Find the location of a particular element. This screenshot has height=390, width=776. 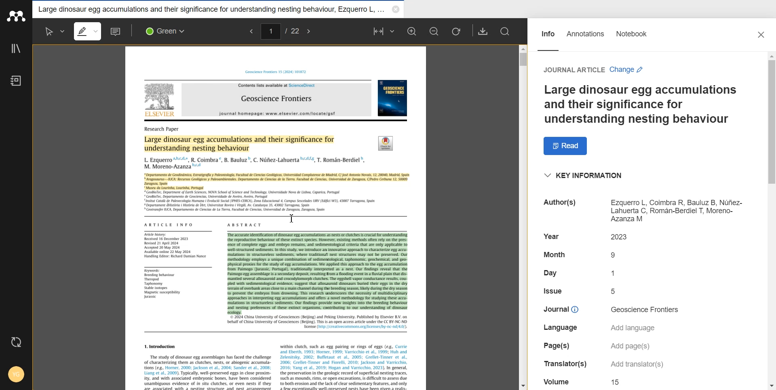

Filetext is located at coordinates (557, 381).